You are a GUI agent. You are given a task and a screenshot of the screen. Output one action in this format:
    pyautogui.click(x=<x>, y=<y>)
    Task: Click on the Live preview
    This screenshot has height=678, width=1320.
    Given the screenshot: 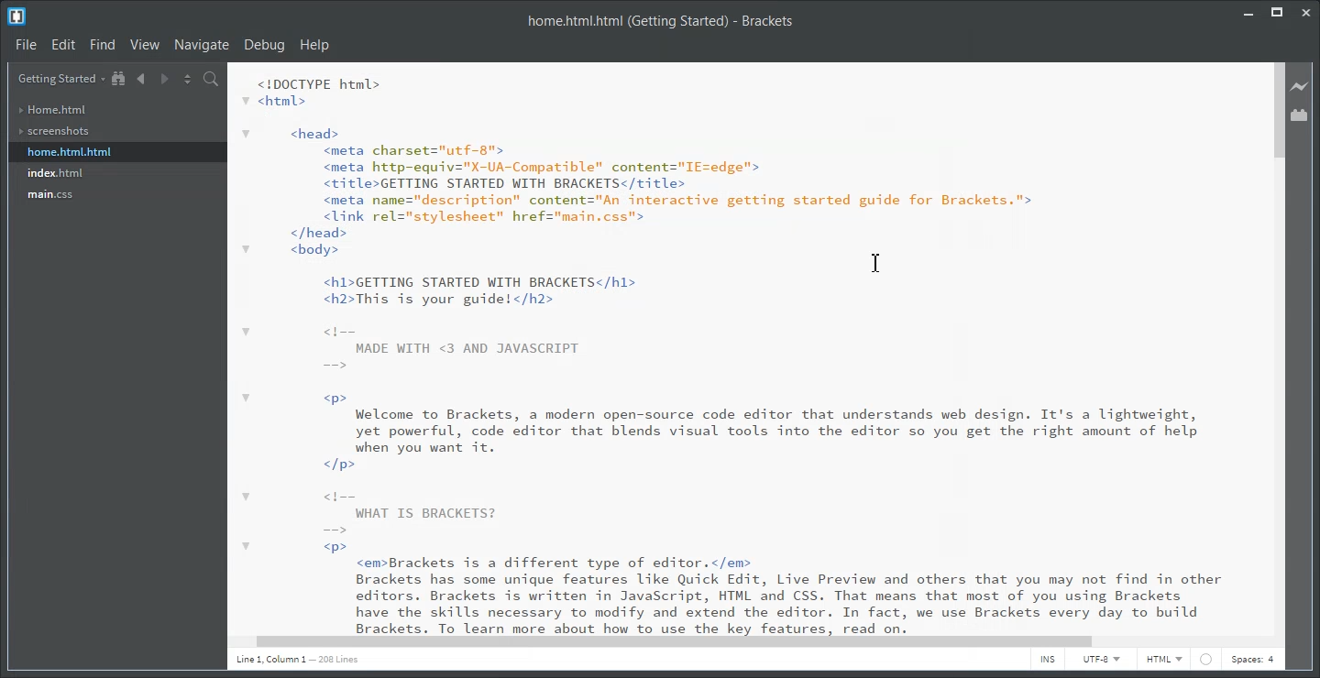 What is the action you would take?
    pyautogui.click(x=1301, y=86)
    